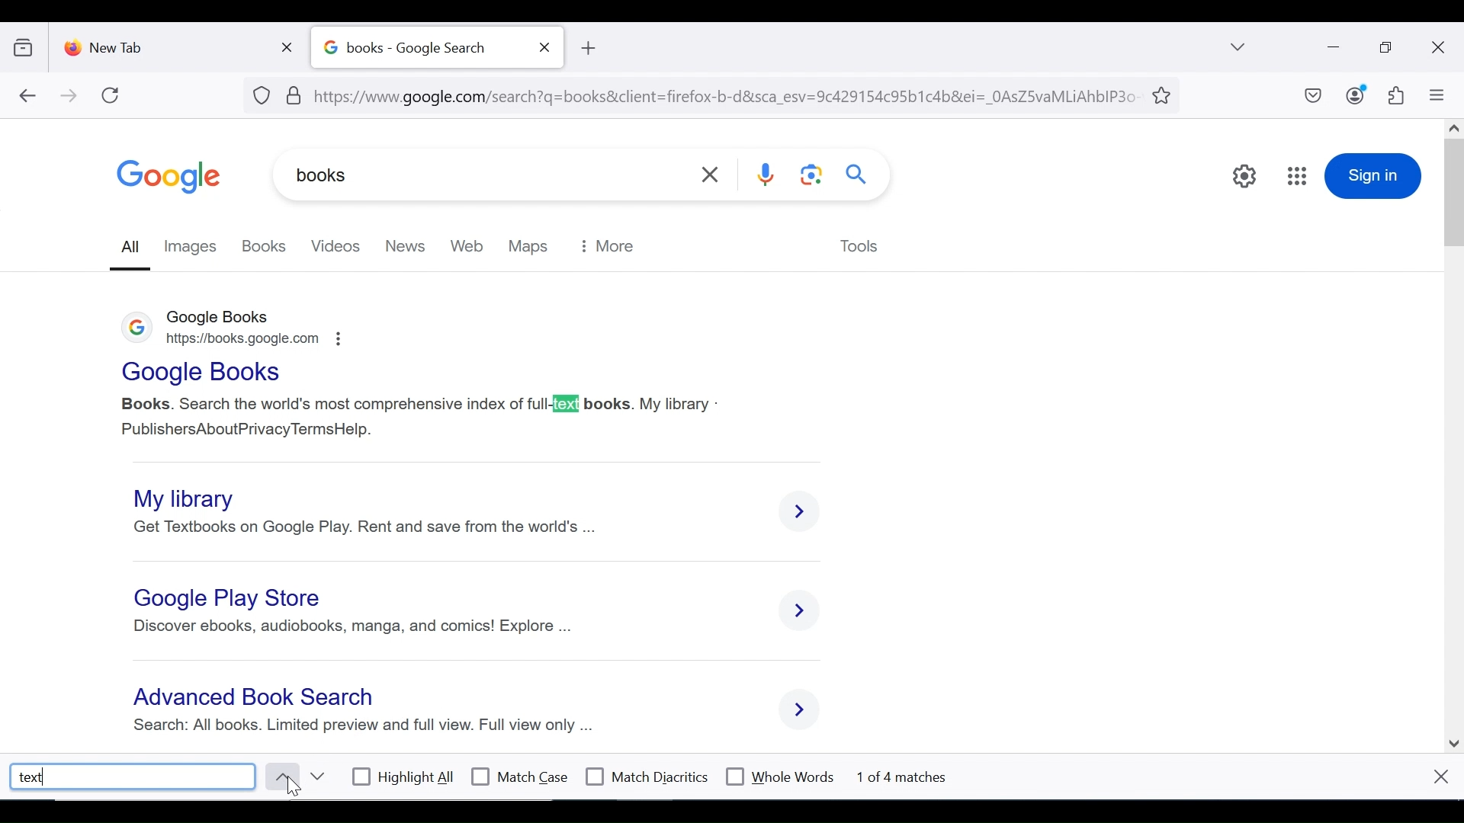 Image resolution: width=1464 pixels, height=823 pixels. What do you see at coordinates (291, 44) in the screenshot?
I see `close tab` at bounding box center [291, 44].